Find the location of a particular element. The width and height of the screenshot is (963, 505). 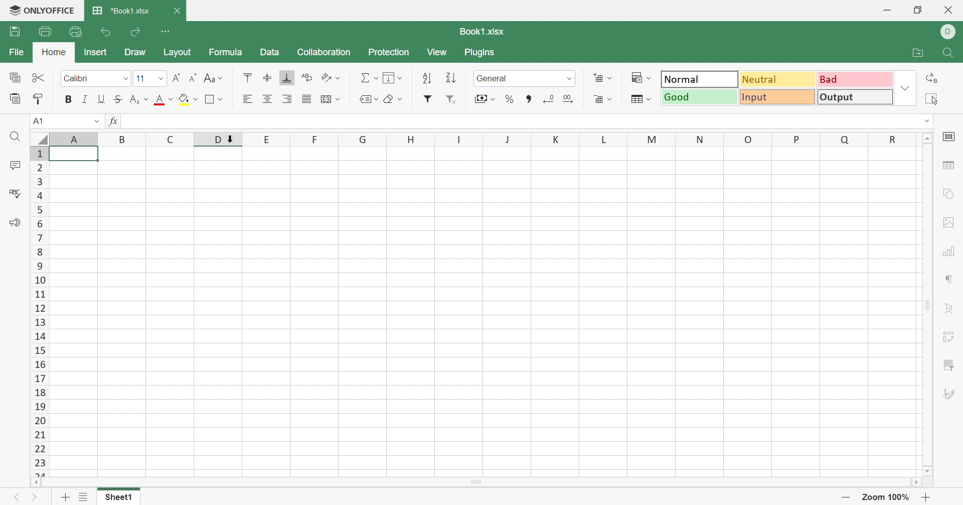

Decrement font size is located at coordinates (193, 77).